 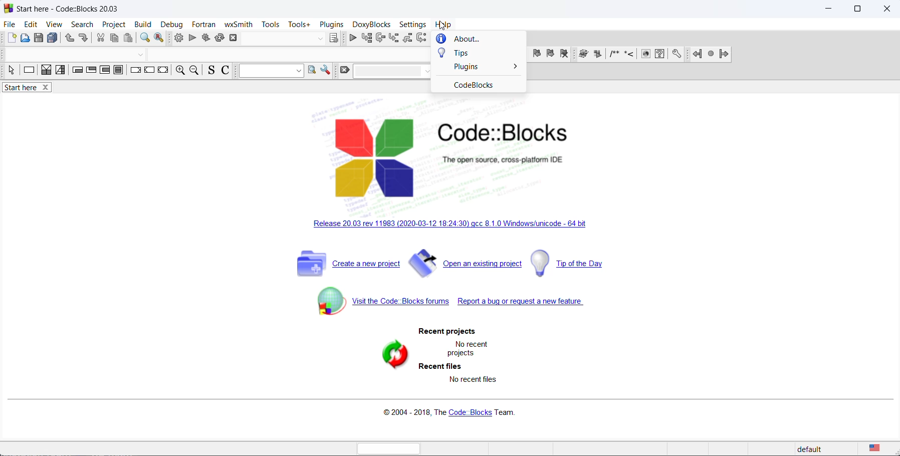 I want to click on start here, so click(x=68, y=9).